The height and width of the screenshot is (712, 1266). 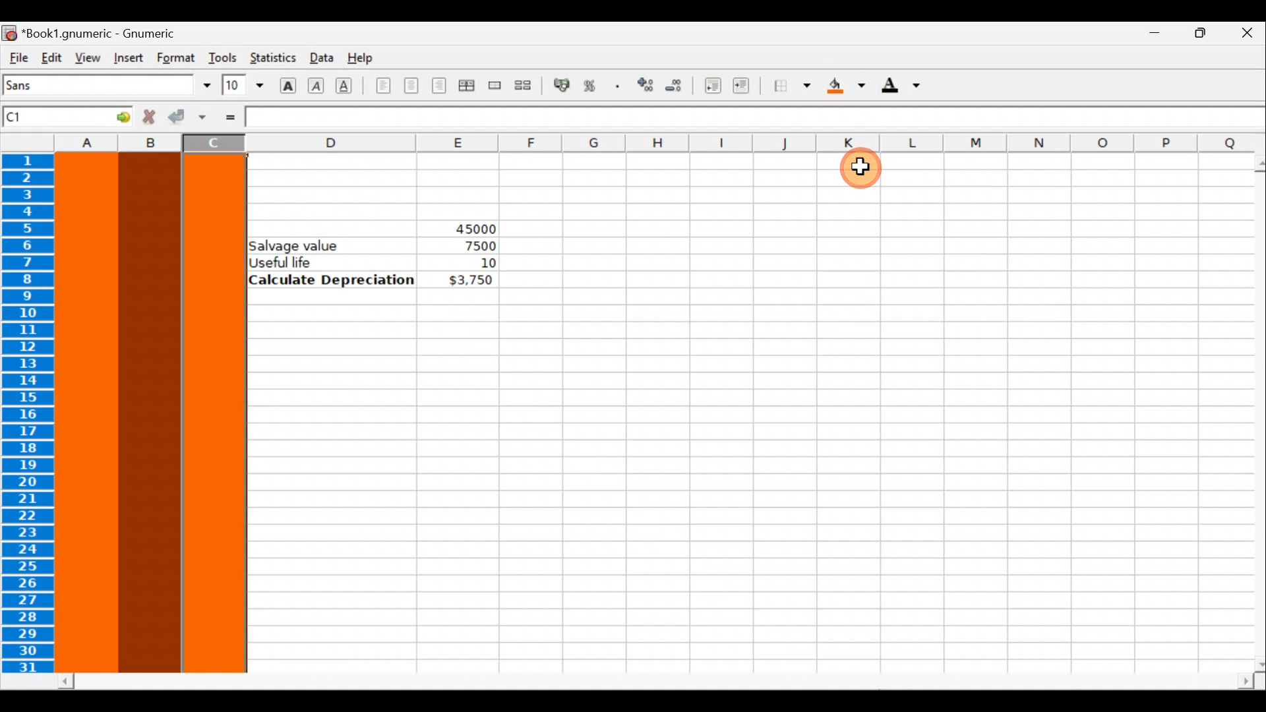 I want to click on Decrease indent, align contents to the left, so click(x=709, y=86).